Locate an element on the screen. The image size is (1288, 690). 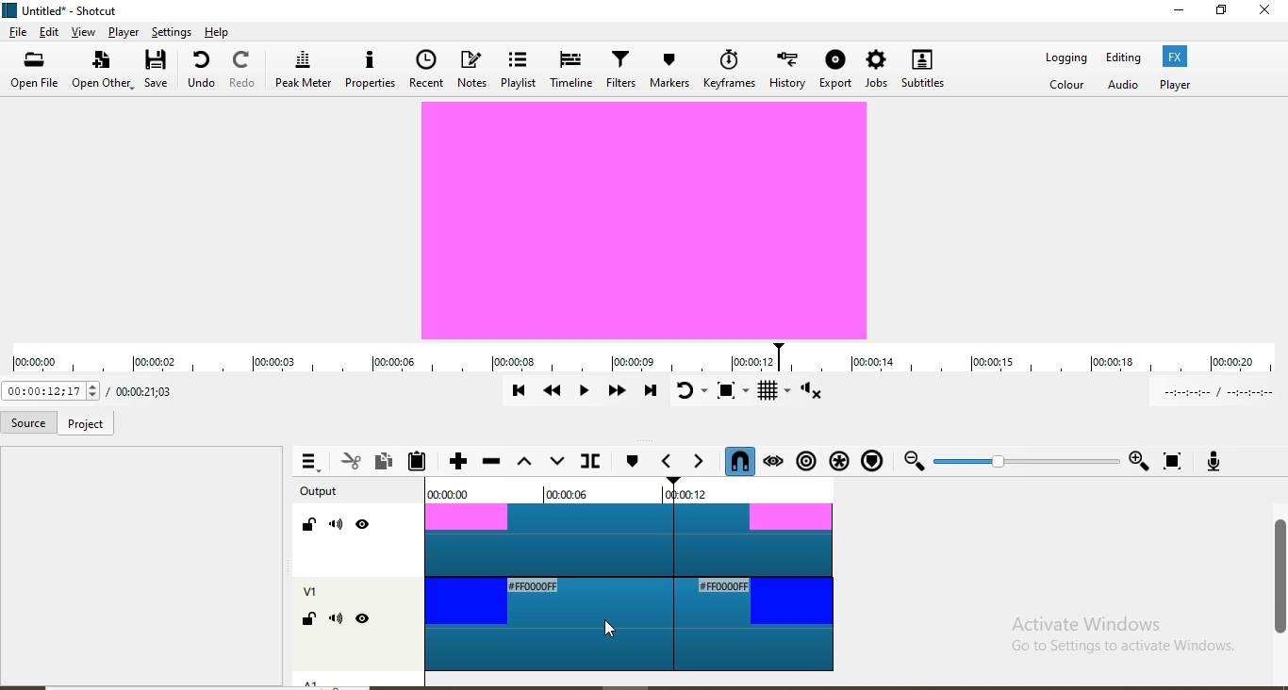
project is located at coordinates (86, 423).